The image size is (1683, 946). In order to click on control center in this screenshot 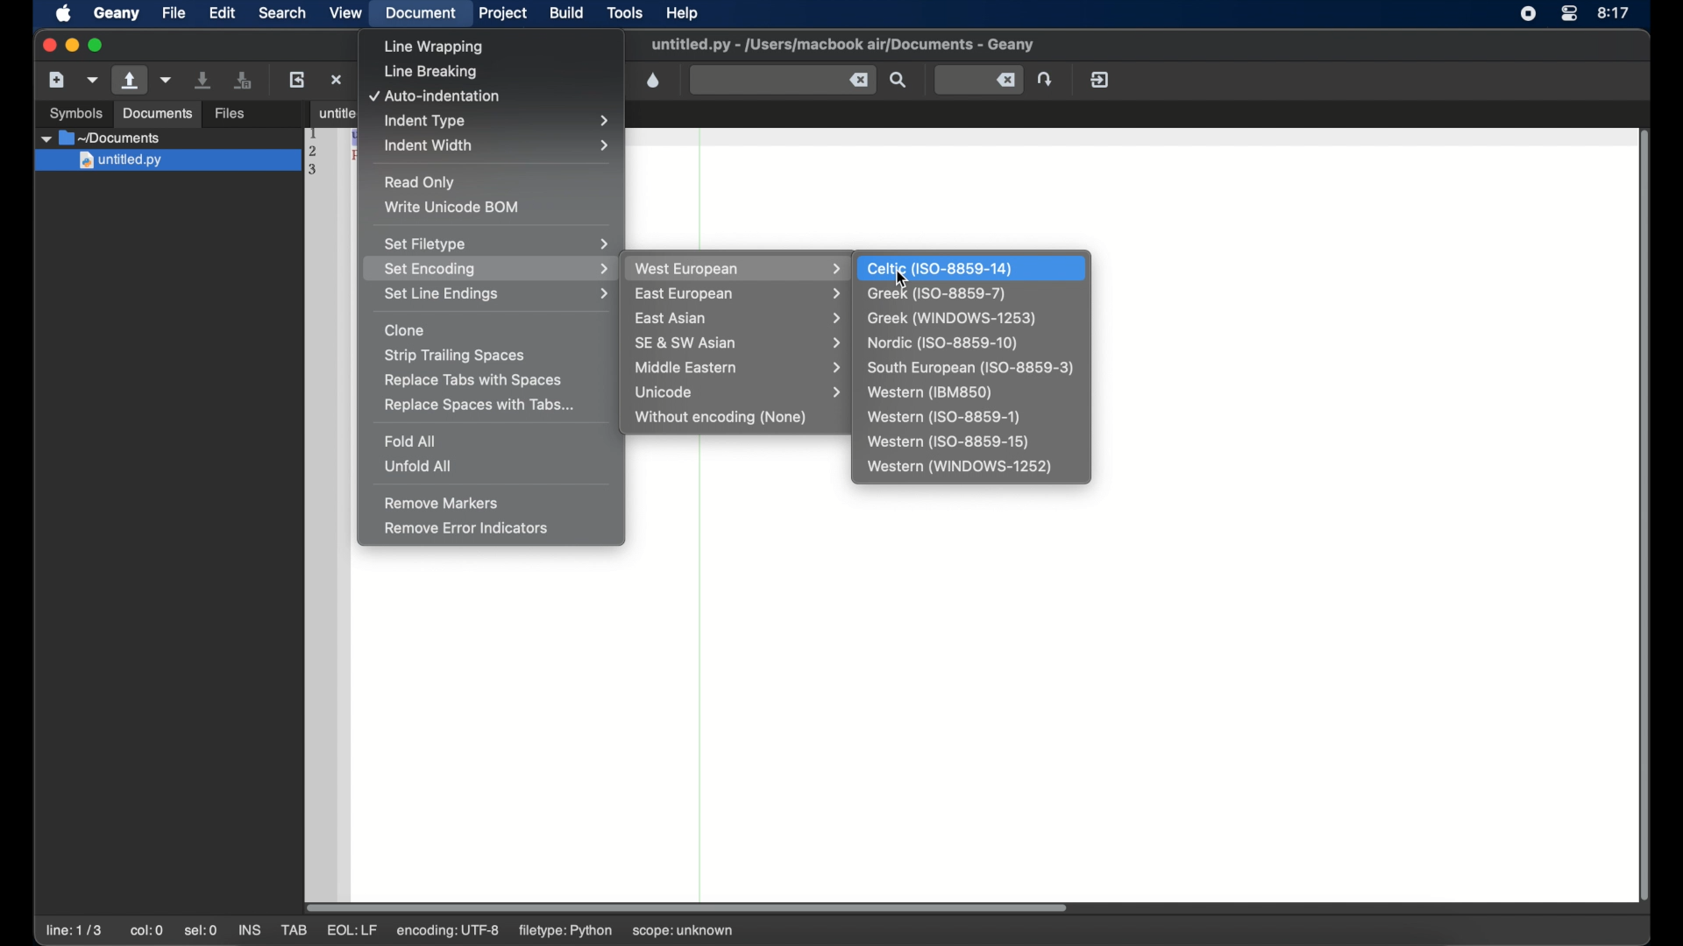, I will do `click(1569, 14)`.